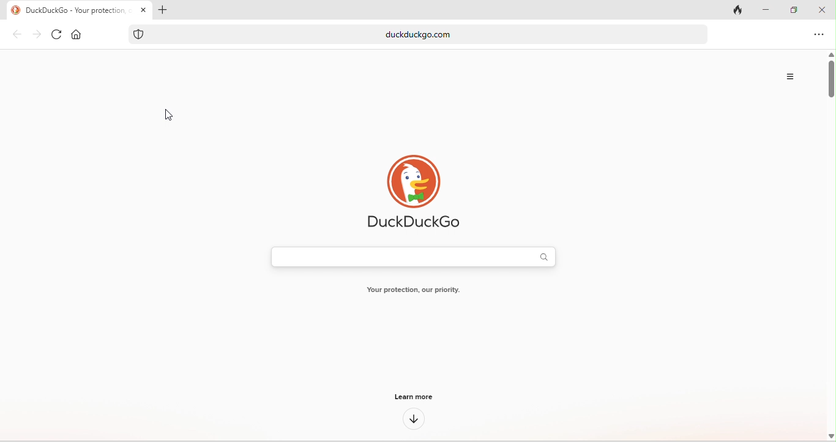  What do you see at coordinates (413, 222) in the screenshot?
I see `duckduck go` at bounding box center [413, 222].